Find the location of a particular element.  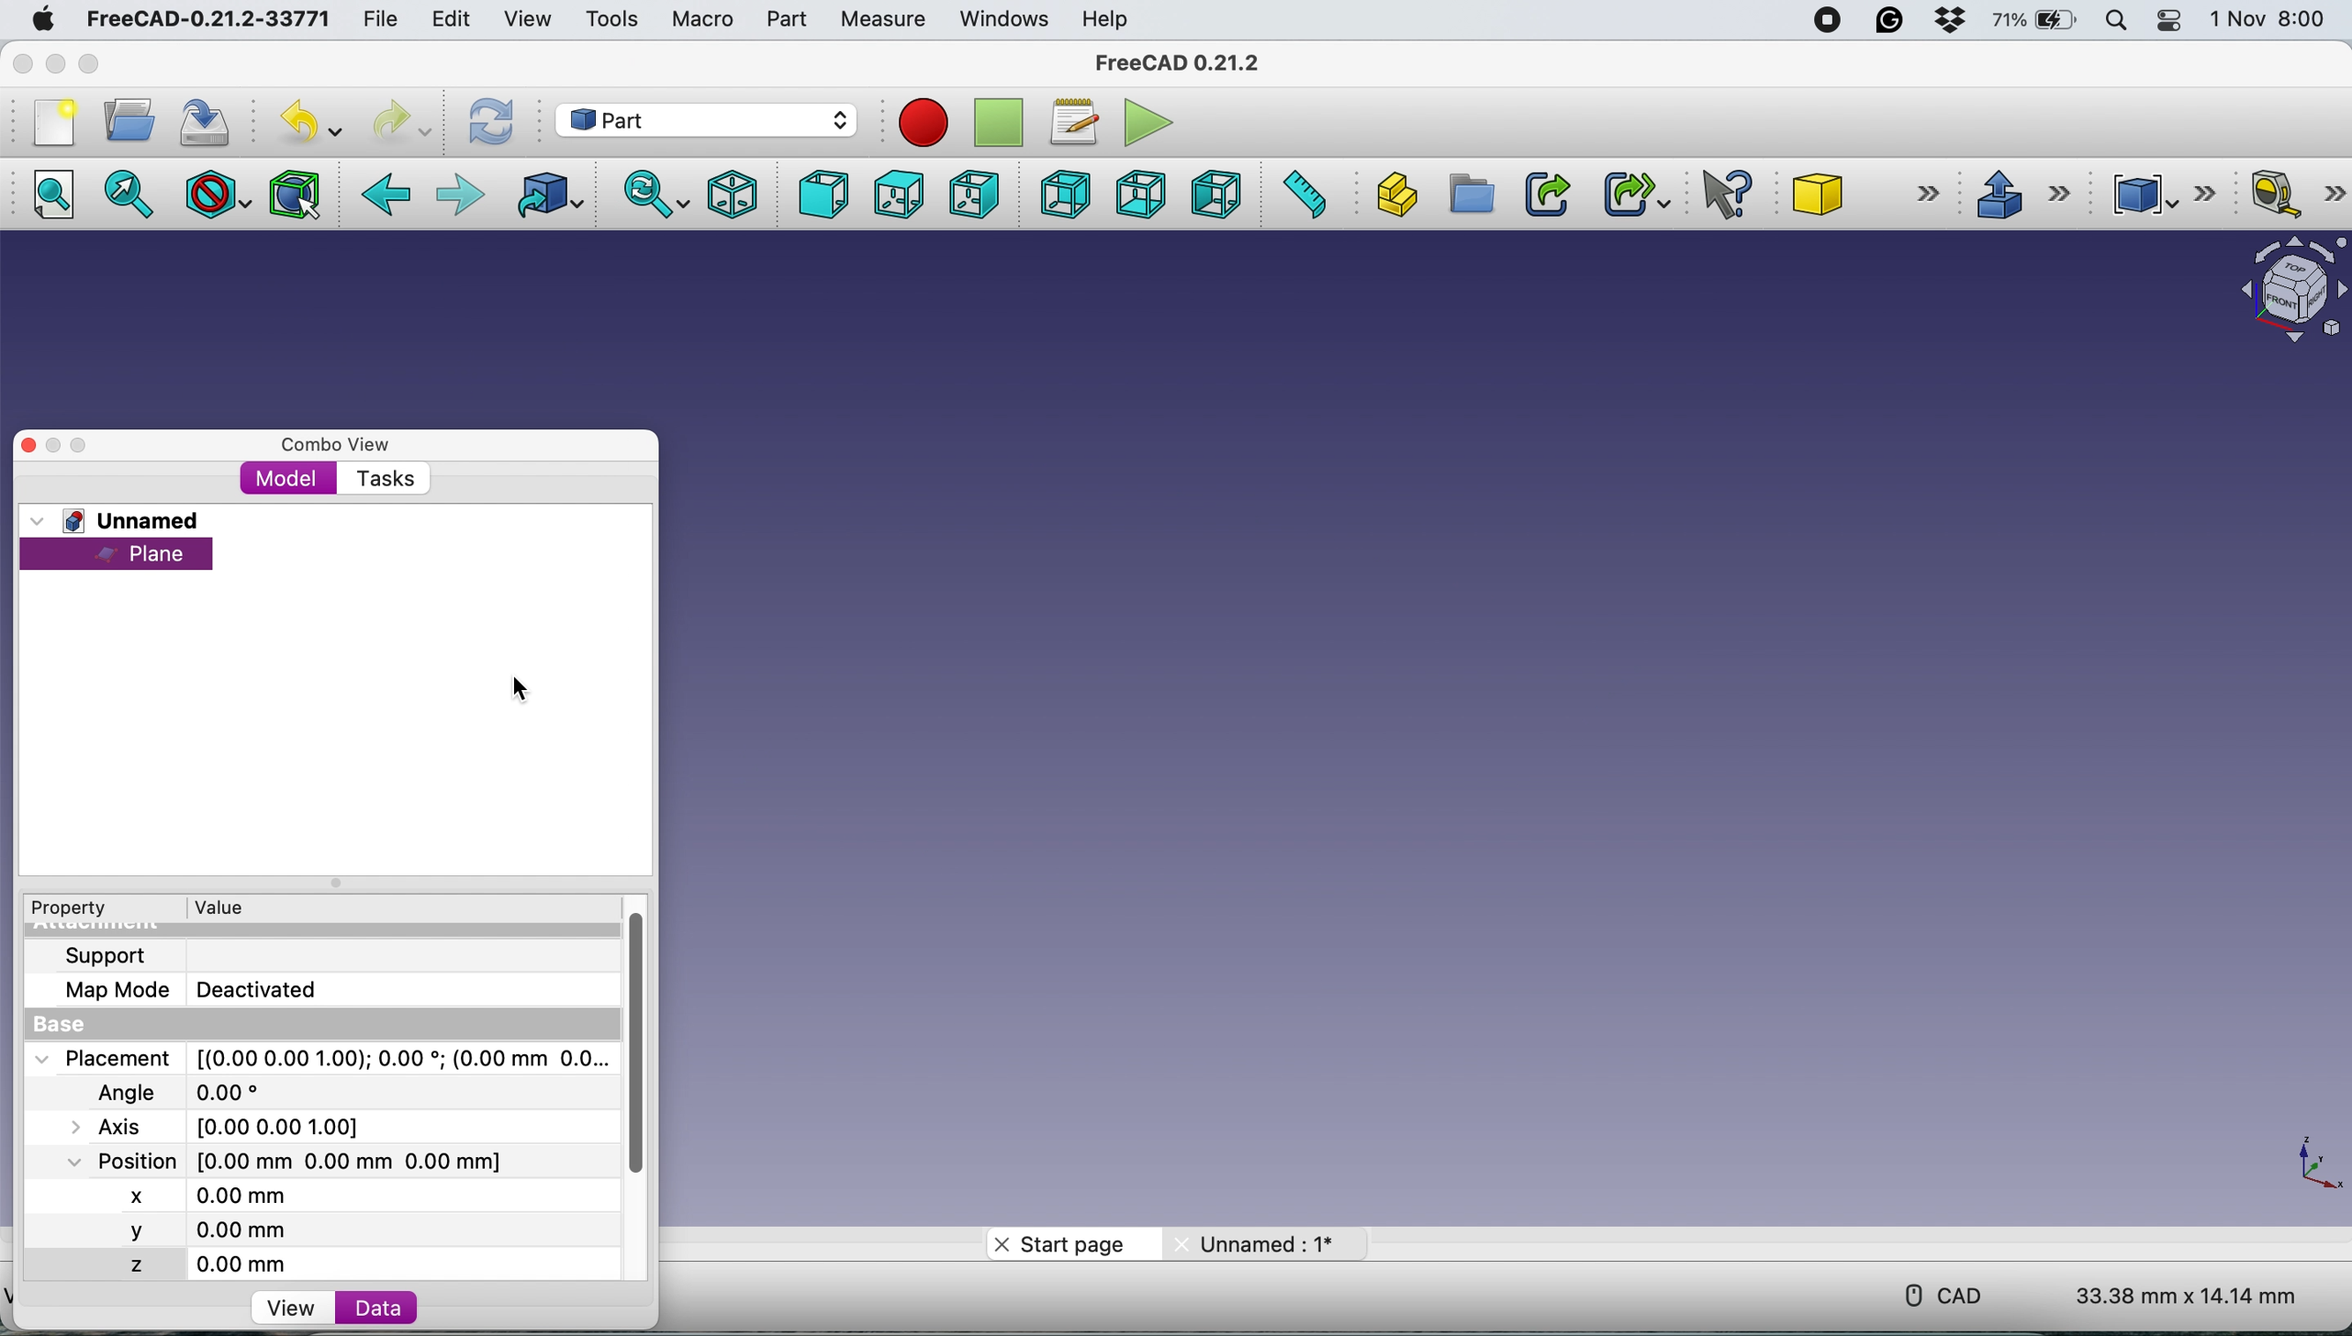

Angle 0.00* is located at coordinates (182, 1094).